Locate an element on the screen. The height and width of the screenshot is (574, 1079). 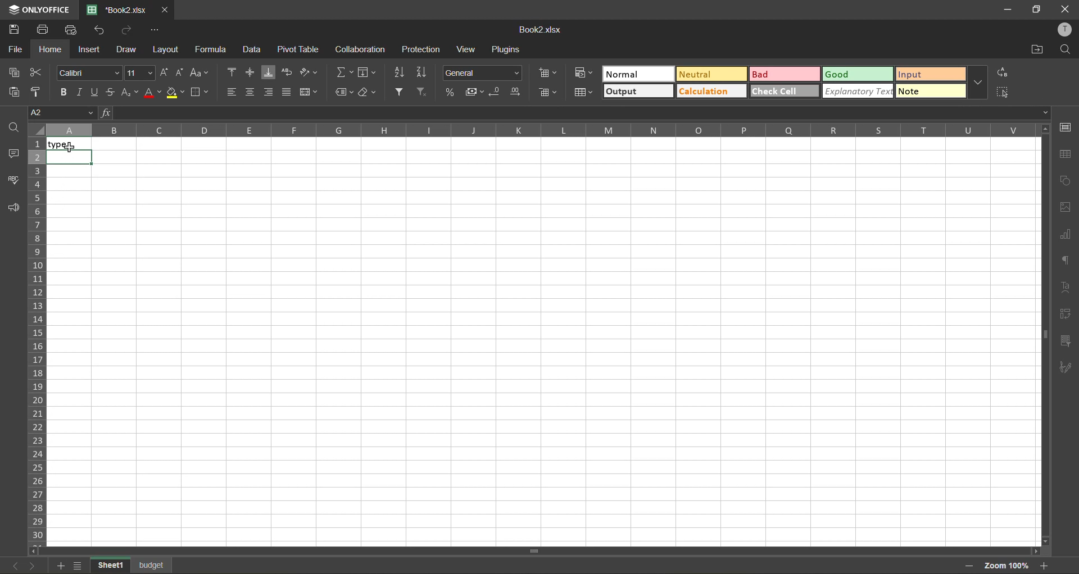
delete cells is located at coordinates (547, 93).